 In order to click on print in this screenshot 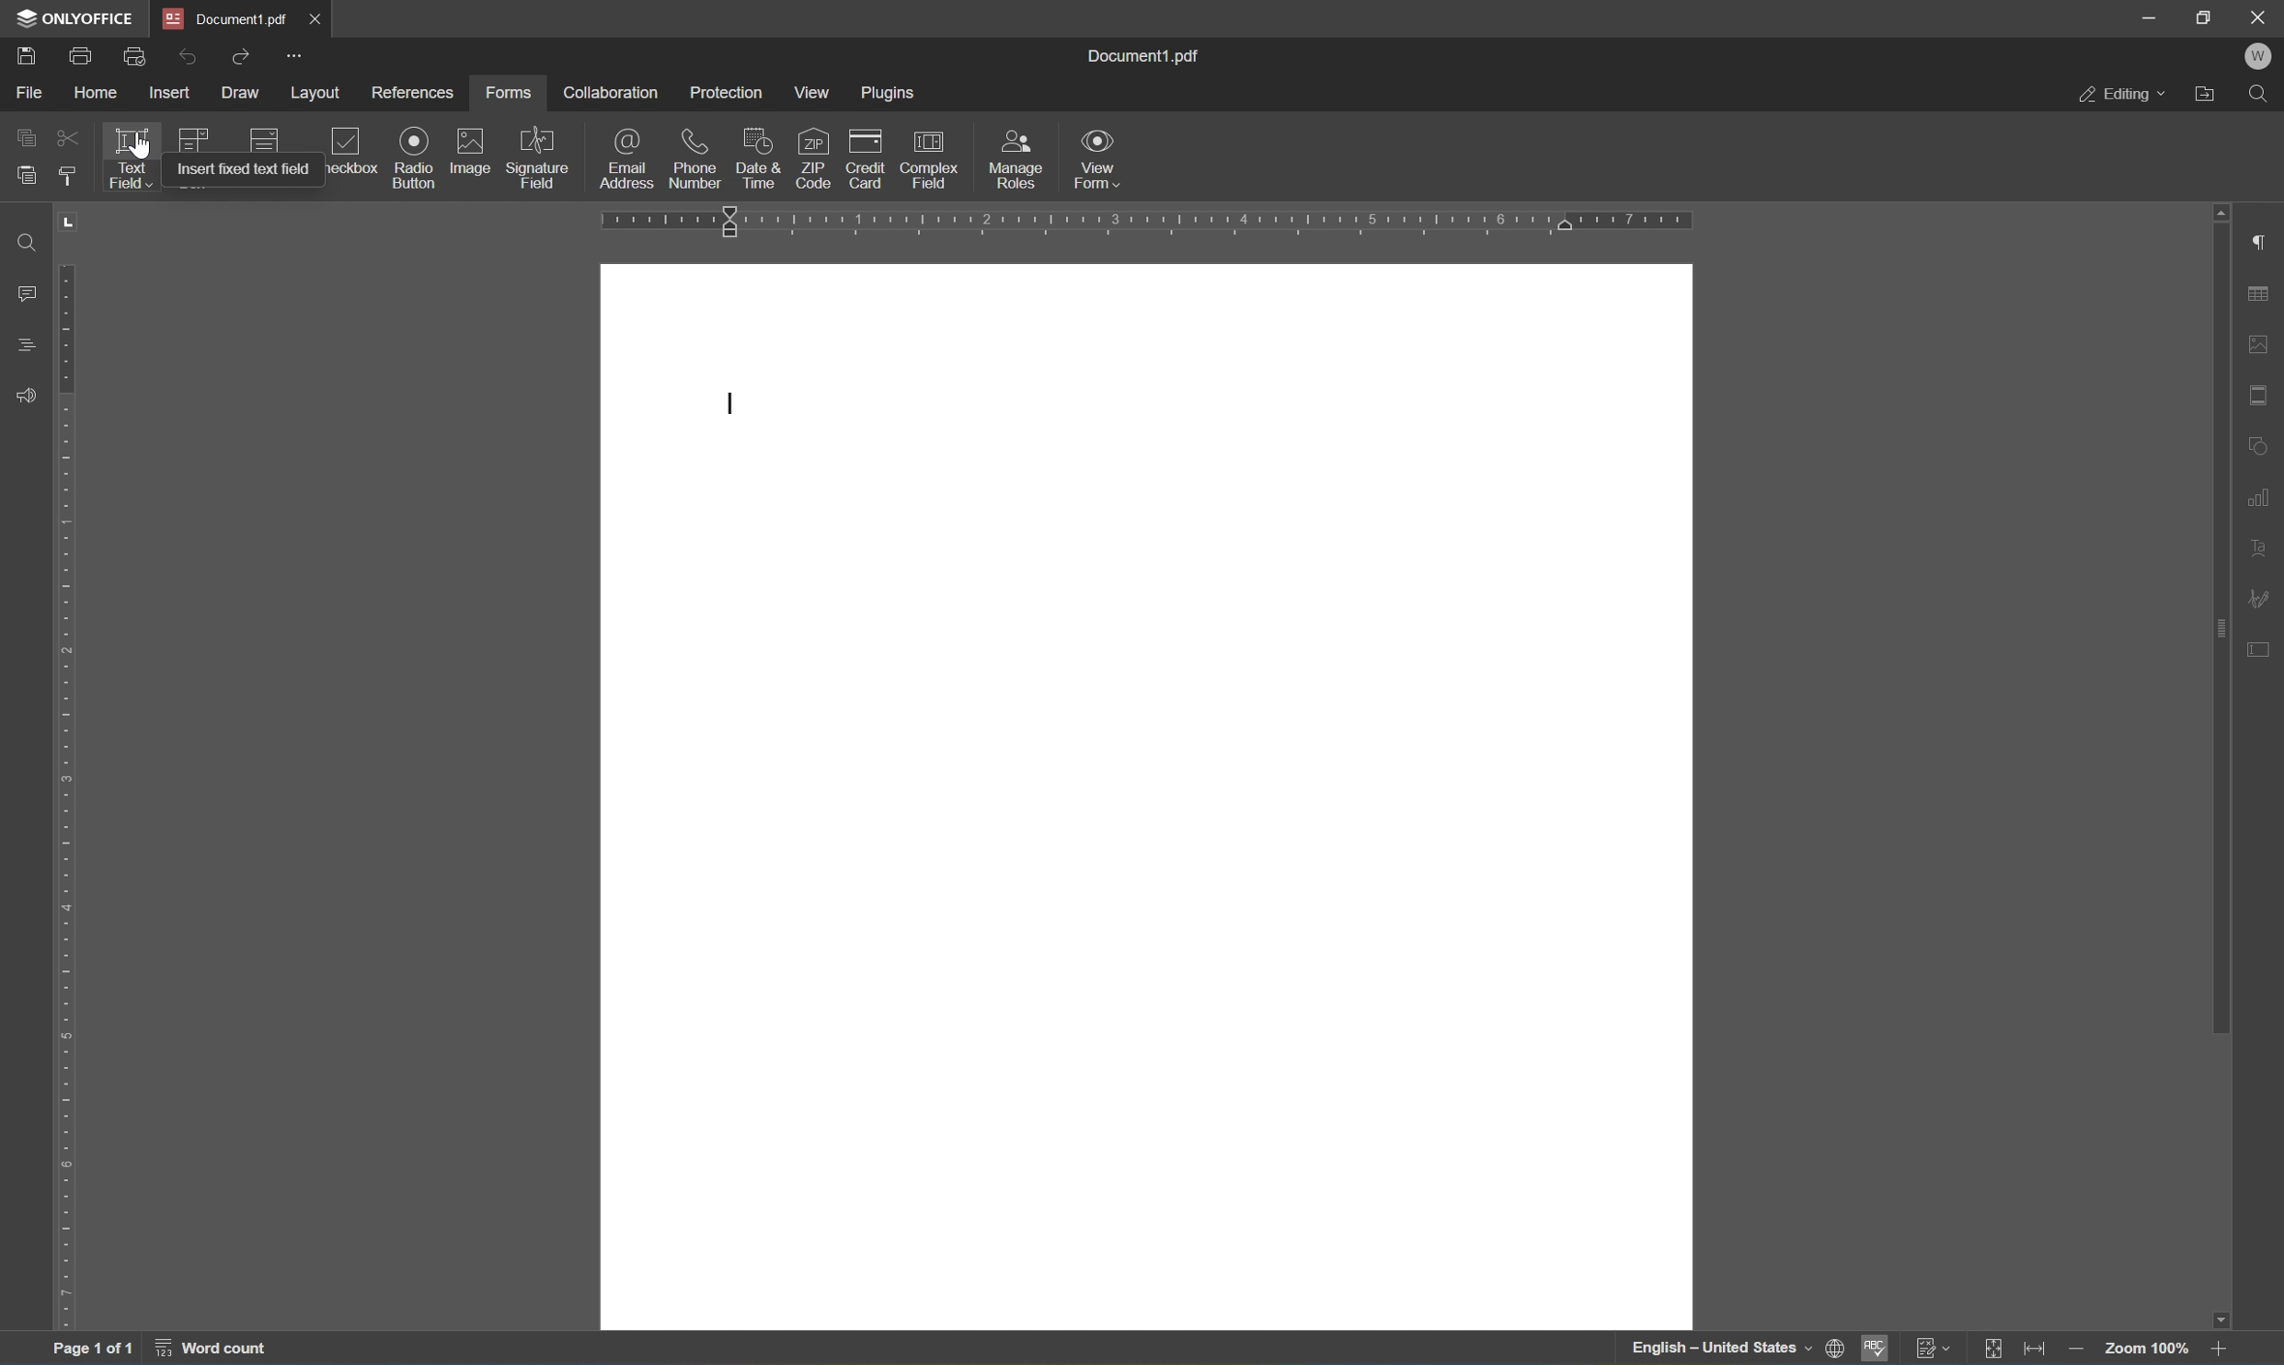, I will do `click(80, 55)`.